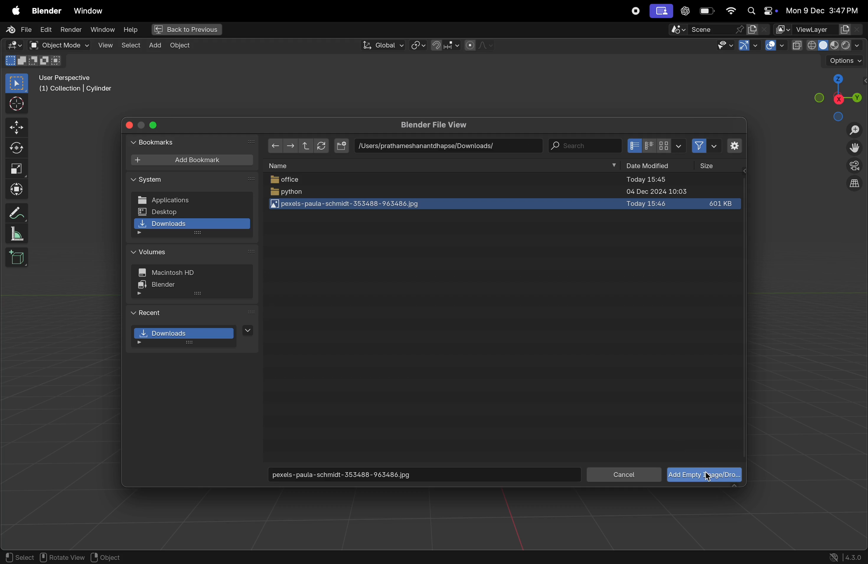 This screenshot has width=868, height=564. What do you see at coordinates (749, 47) in the screenshot?
I see `show gimzo` at bounding box center [749, 47].